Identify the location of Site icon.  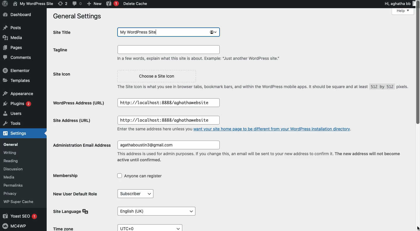
(67, 78).